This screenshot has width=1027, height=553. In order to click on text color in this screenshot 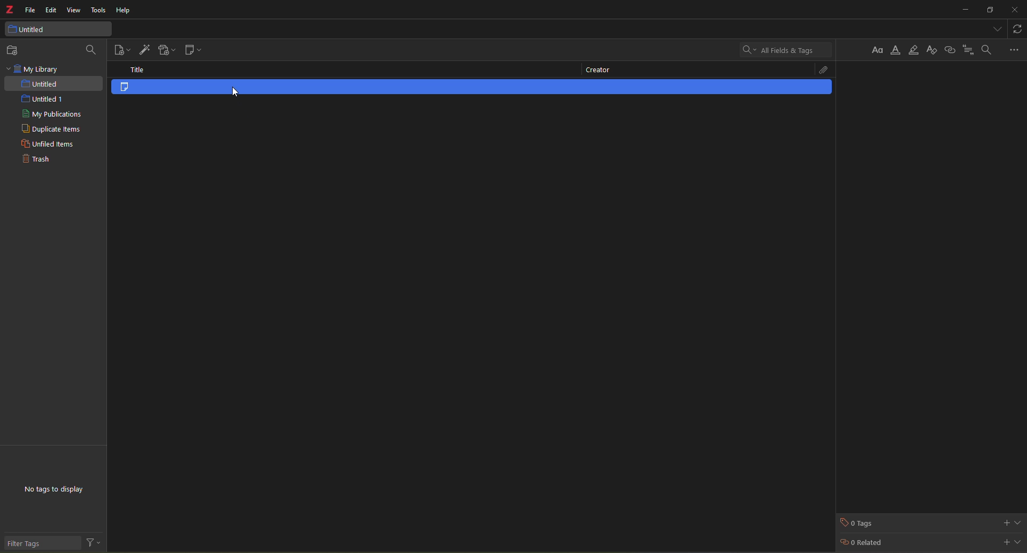, I will do `click(896, 51)`.